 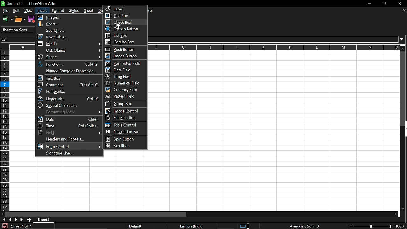 I want to click on Numerical field, so click(x=125, y=84).